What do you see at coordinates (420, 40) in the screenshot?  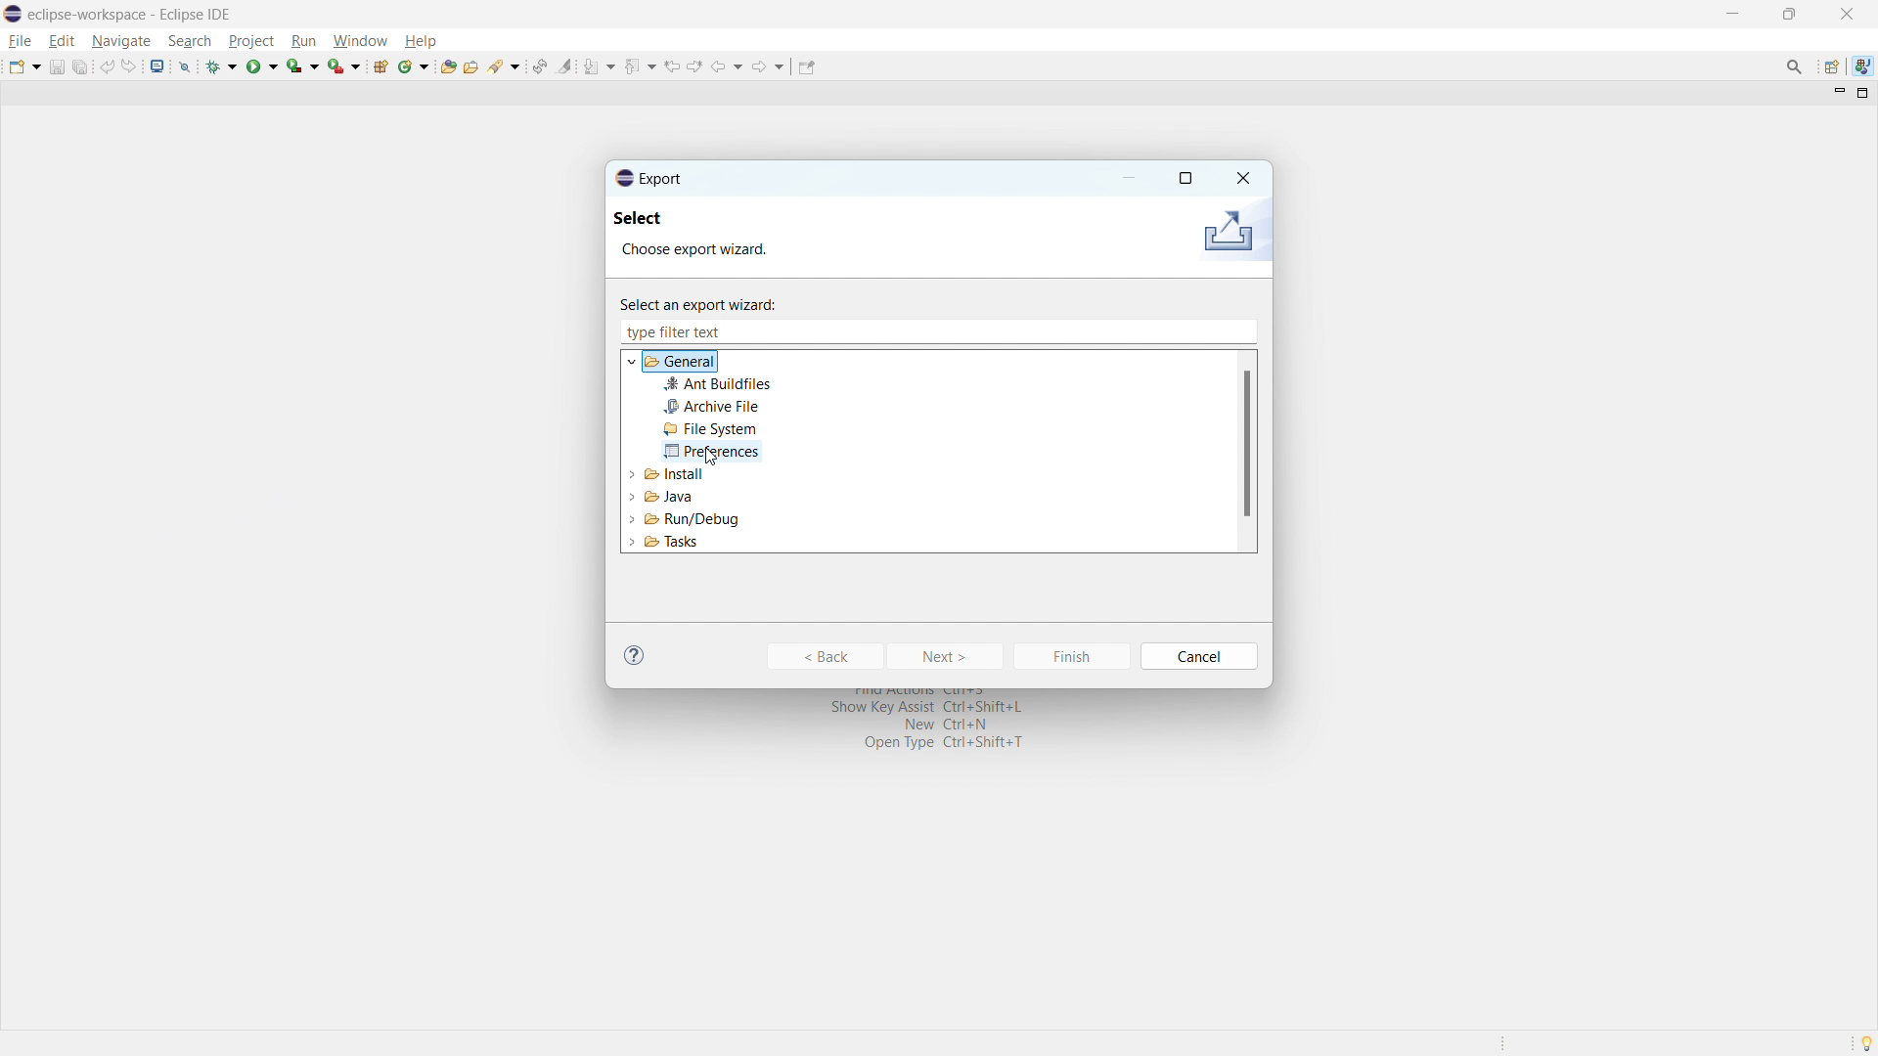 I see `help` at bounding box center [420, 40].